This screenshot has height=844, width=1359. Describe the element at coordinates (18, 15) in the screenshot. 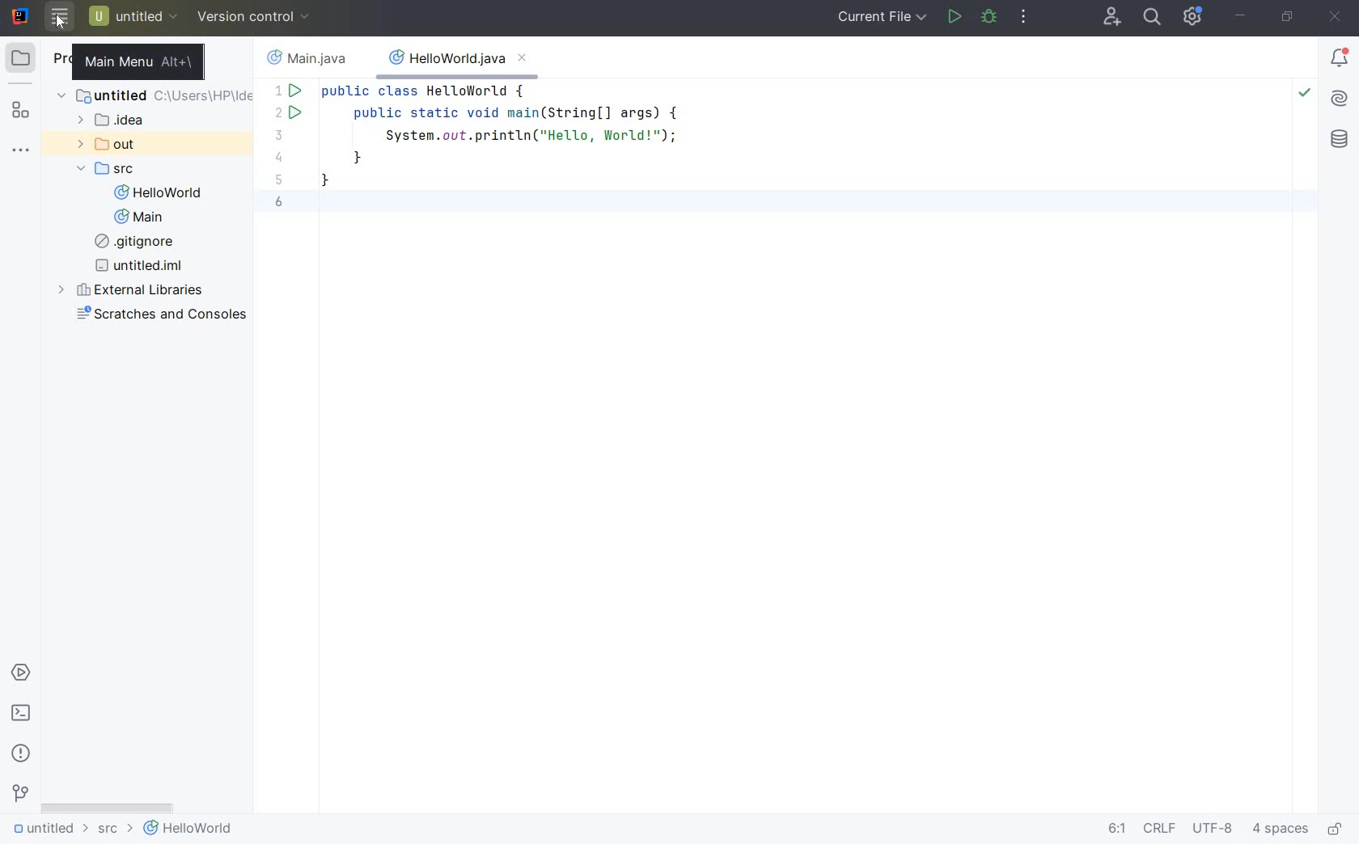

I see `system name` at that location.